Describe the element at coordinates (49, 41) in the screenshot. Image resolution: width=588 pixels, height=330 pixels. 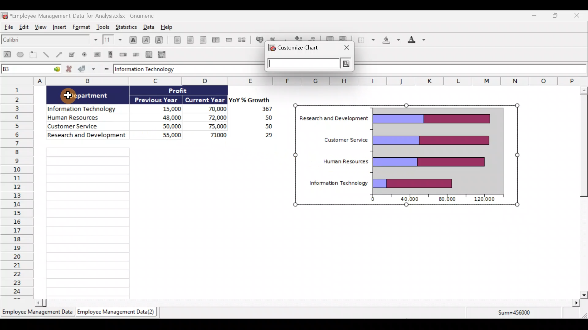
I see `Font name Calibri` at that location.